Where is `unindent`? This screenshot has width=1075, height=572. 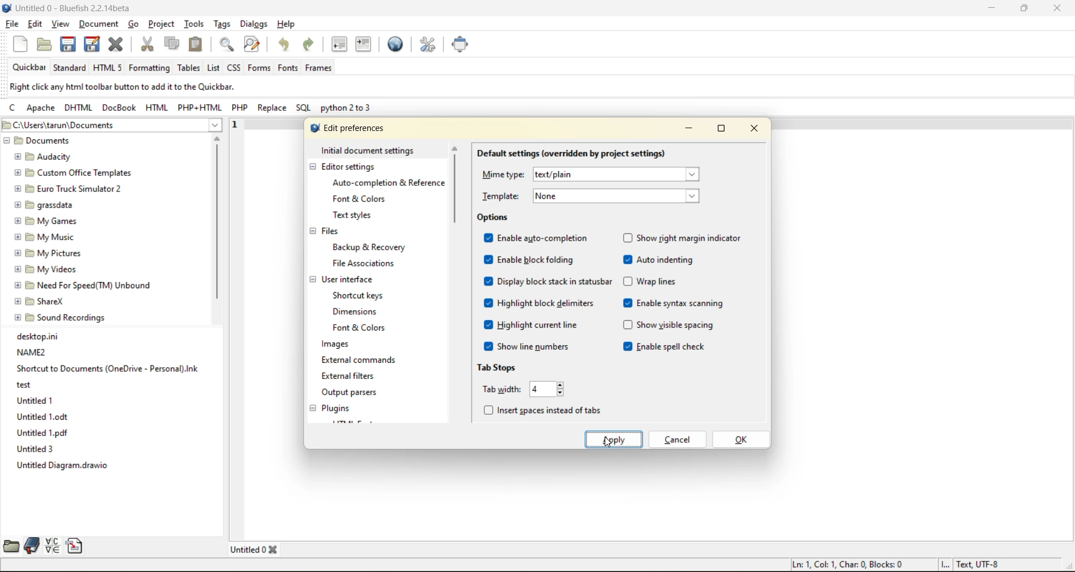 unindent is located at coordinates (339, 45).